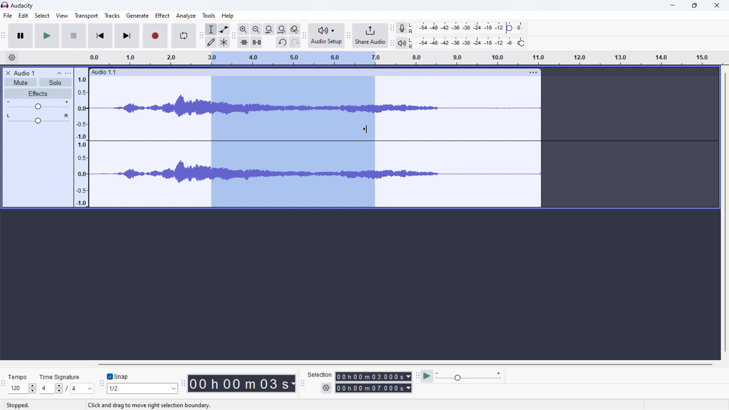  I want to click on time signature, so click(404, 57).